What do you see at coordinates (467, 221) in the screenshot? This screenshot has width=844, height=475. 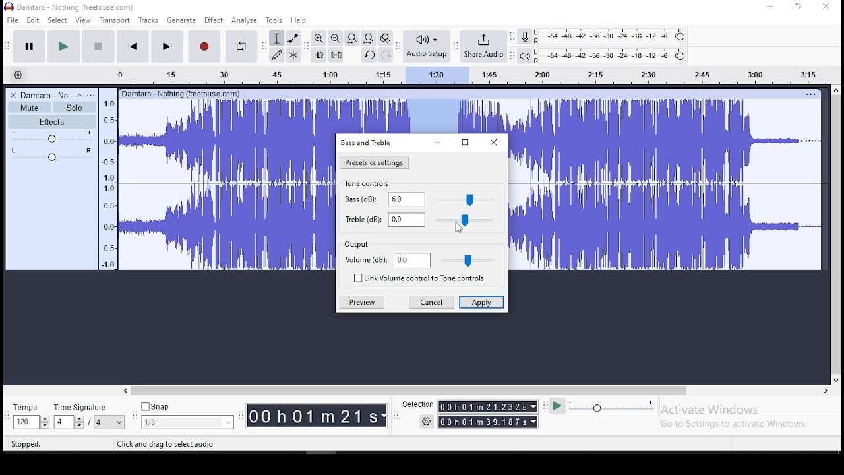 I see `control` at bounding box center [467, 221].